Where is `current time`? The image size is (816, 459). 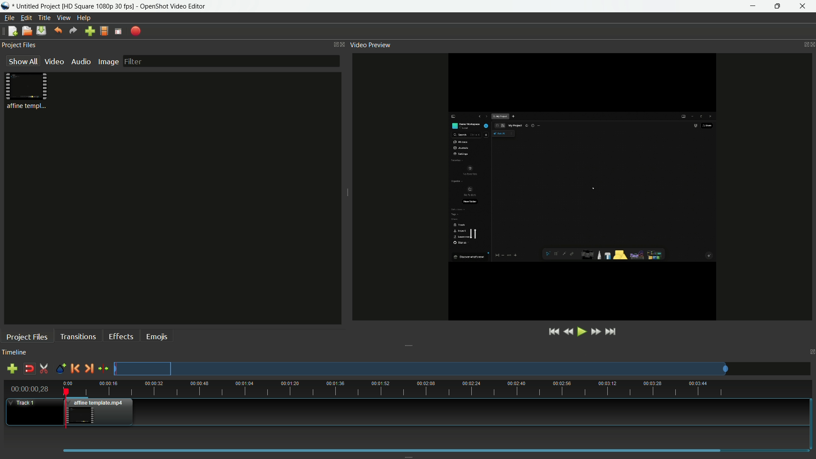 current time is located at coordinates (31, 388).